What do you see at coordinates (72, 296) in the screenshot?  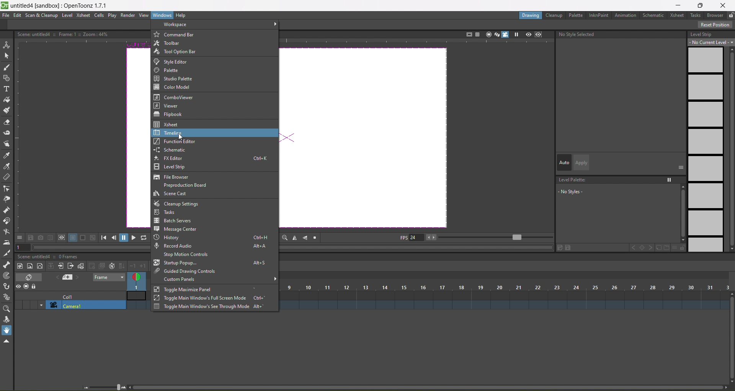 I see `col1` at bounding box center [72, 296].